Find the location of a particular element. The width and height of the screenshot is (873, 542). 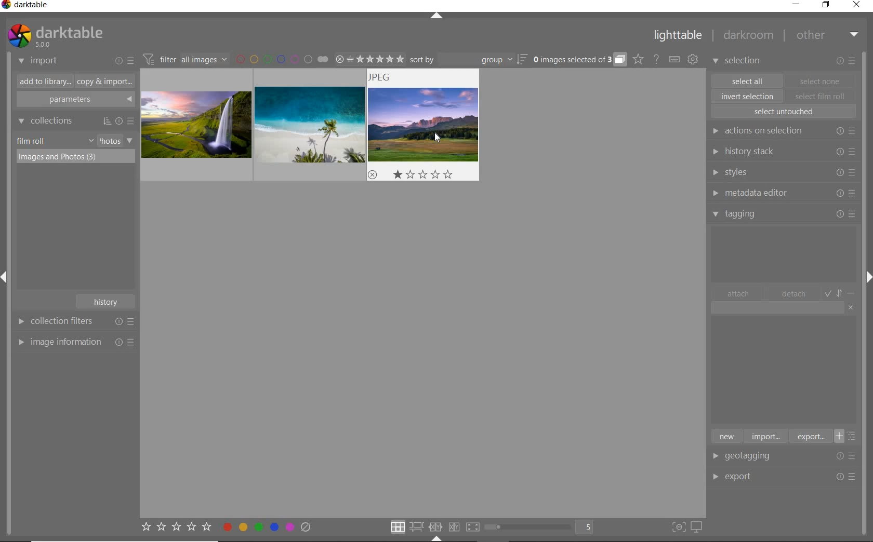

close is located at coordinates (858, 6).